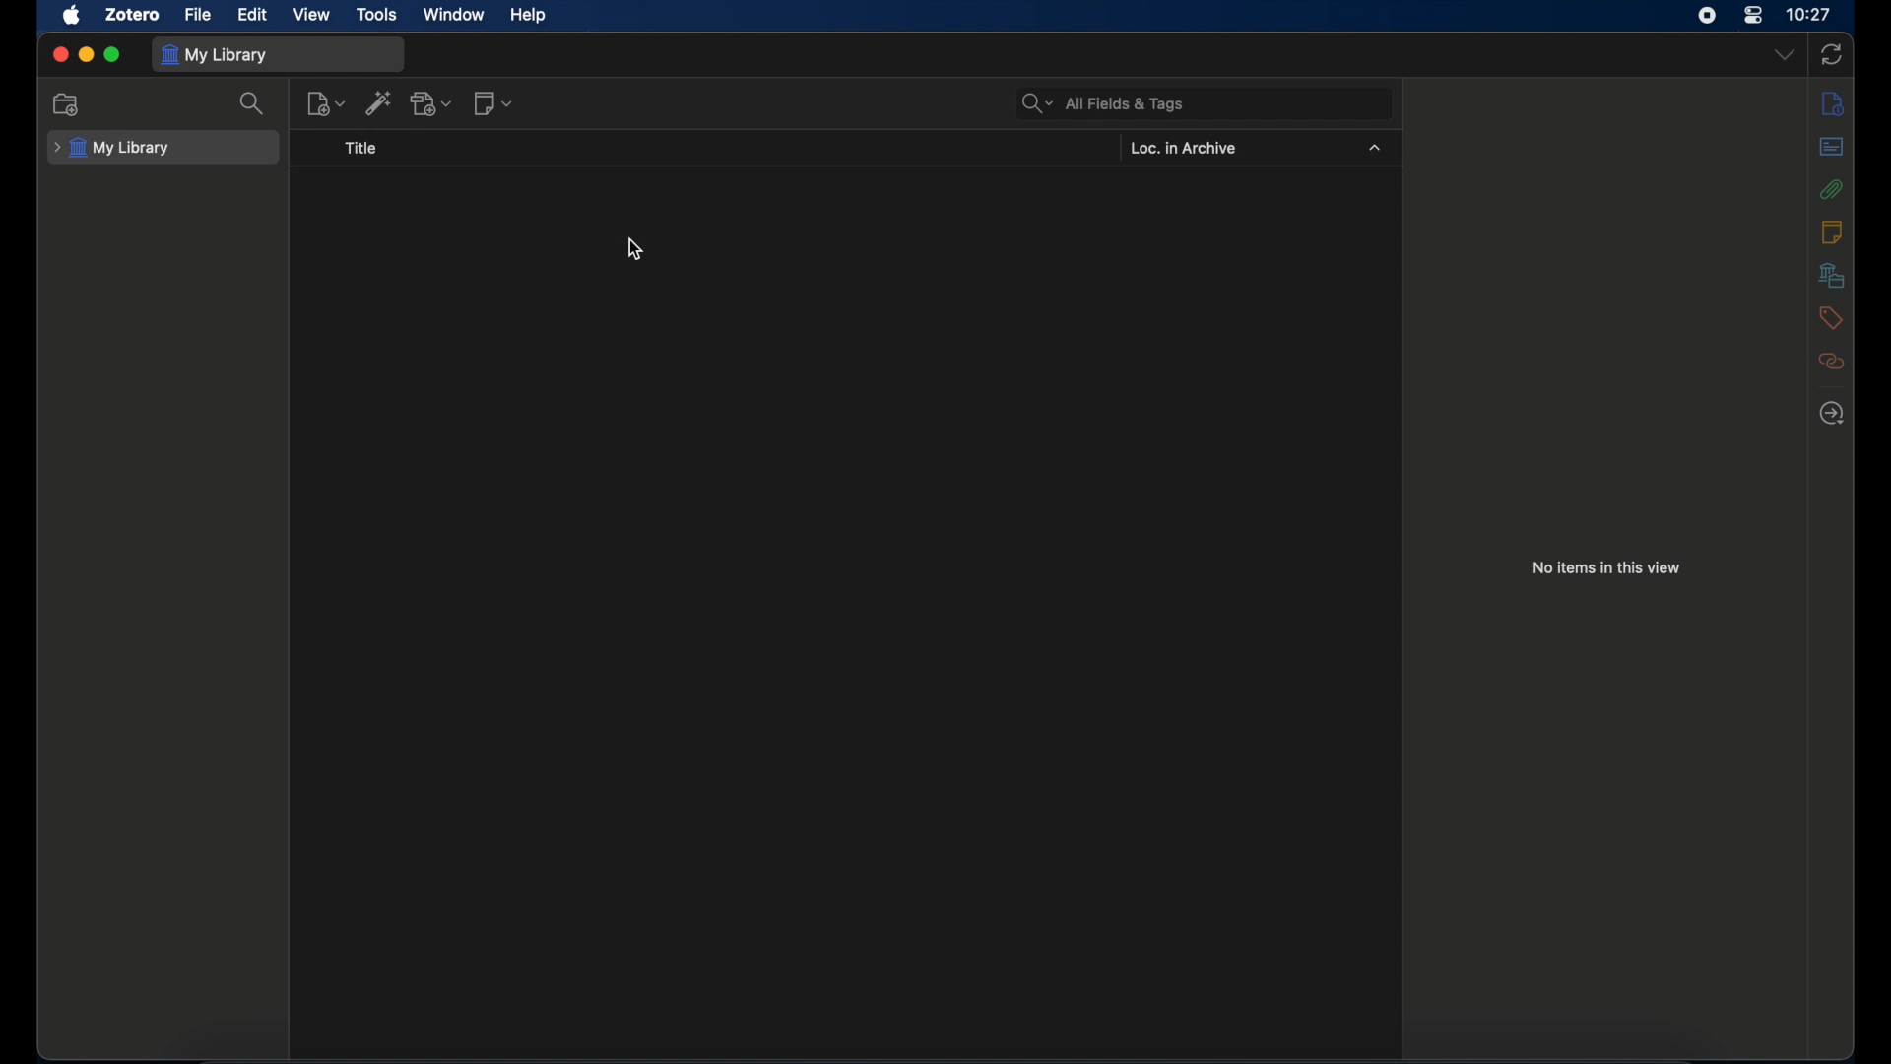 The width and height of the screenshot is (1891, 1064). Describe the element at coordinates (85, 55) in the screenshot. I see `minimize` at that location.